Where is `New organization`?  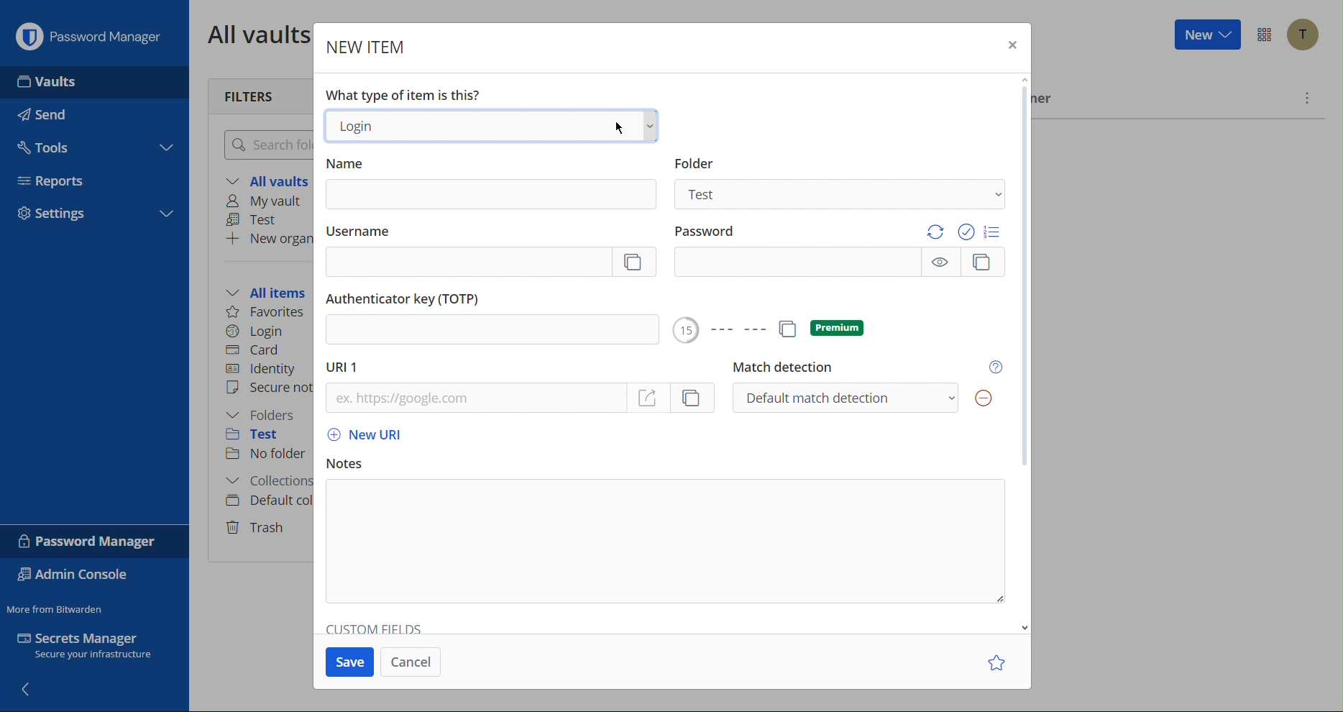
New organization is located at coordinates (267, 239).